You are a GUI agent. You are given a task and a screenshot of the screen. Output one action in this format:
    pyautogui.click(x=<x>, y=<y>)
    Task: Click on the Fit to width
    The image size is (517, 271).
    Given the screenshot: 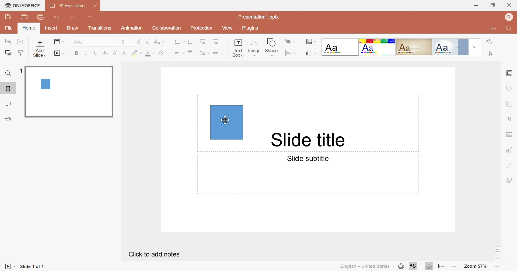 What is the action you would take?
    pyautogui.click(x=441, y=266)
    